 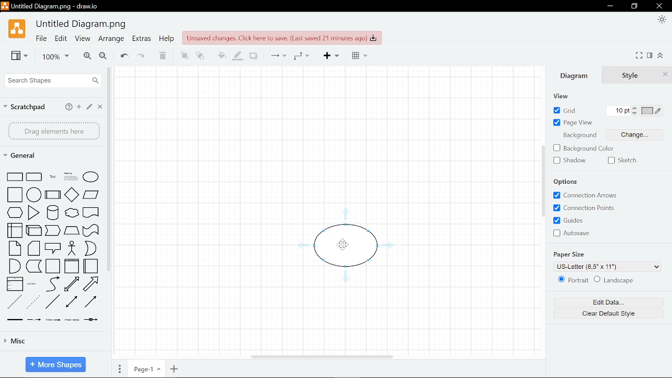 What do you see at coordinates (81, 25) in the screenshot?
I see `File name` at bounding box center [81, 25].